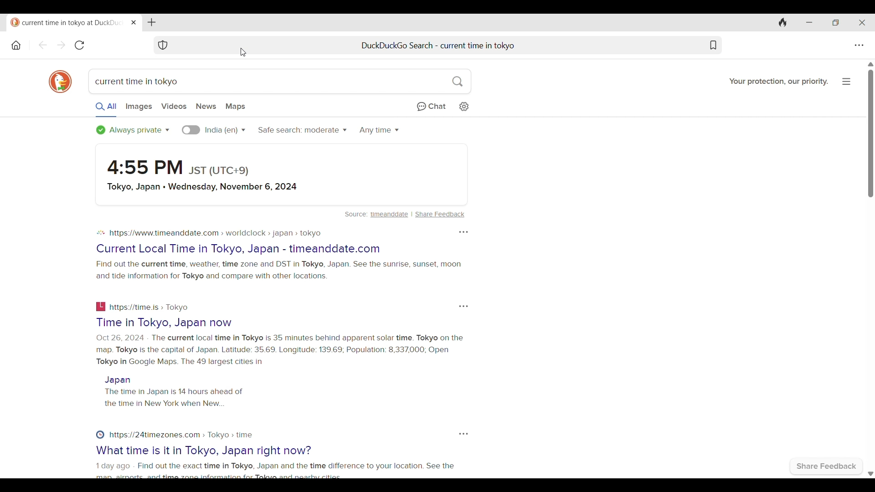  What do you see at coordinates (99, 435) in the screenshot?
I see `Site logo` at bounding box center [99, 435].